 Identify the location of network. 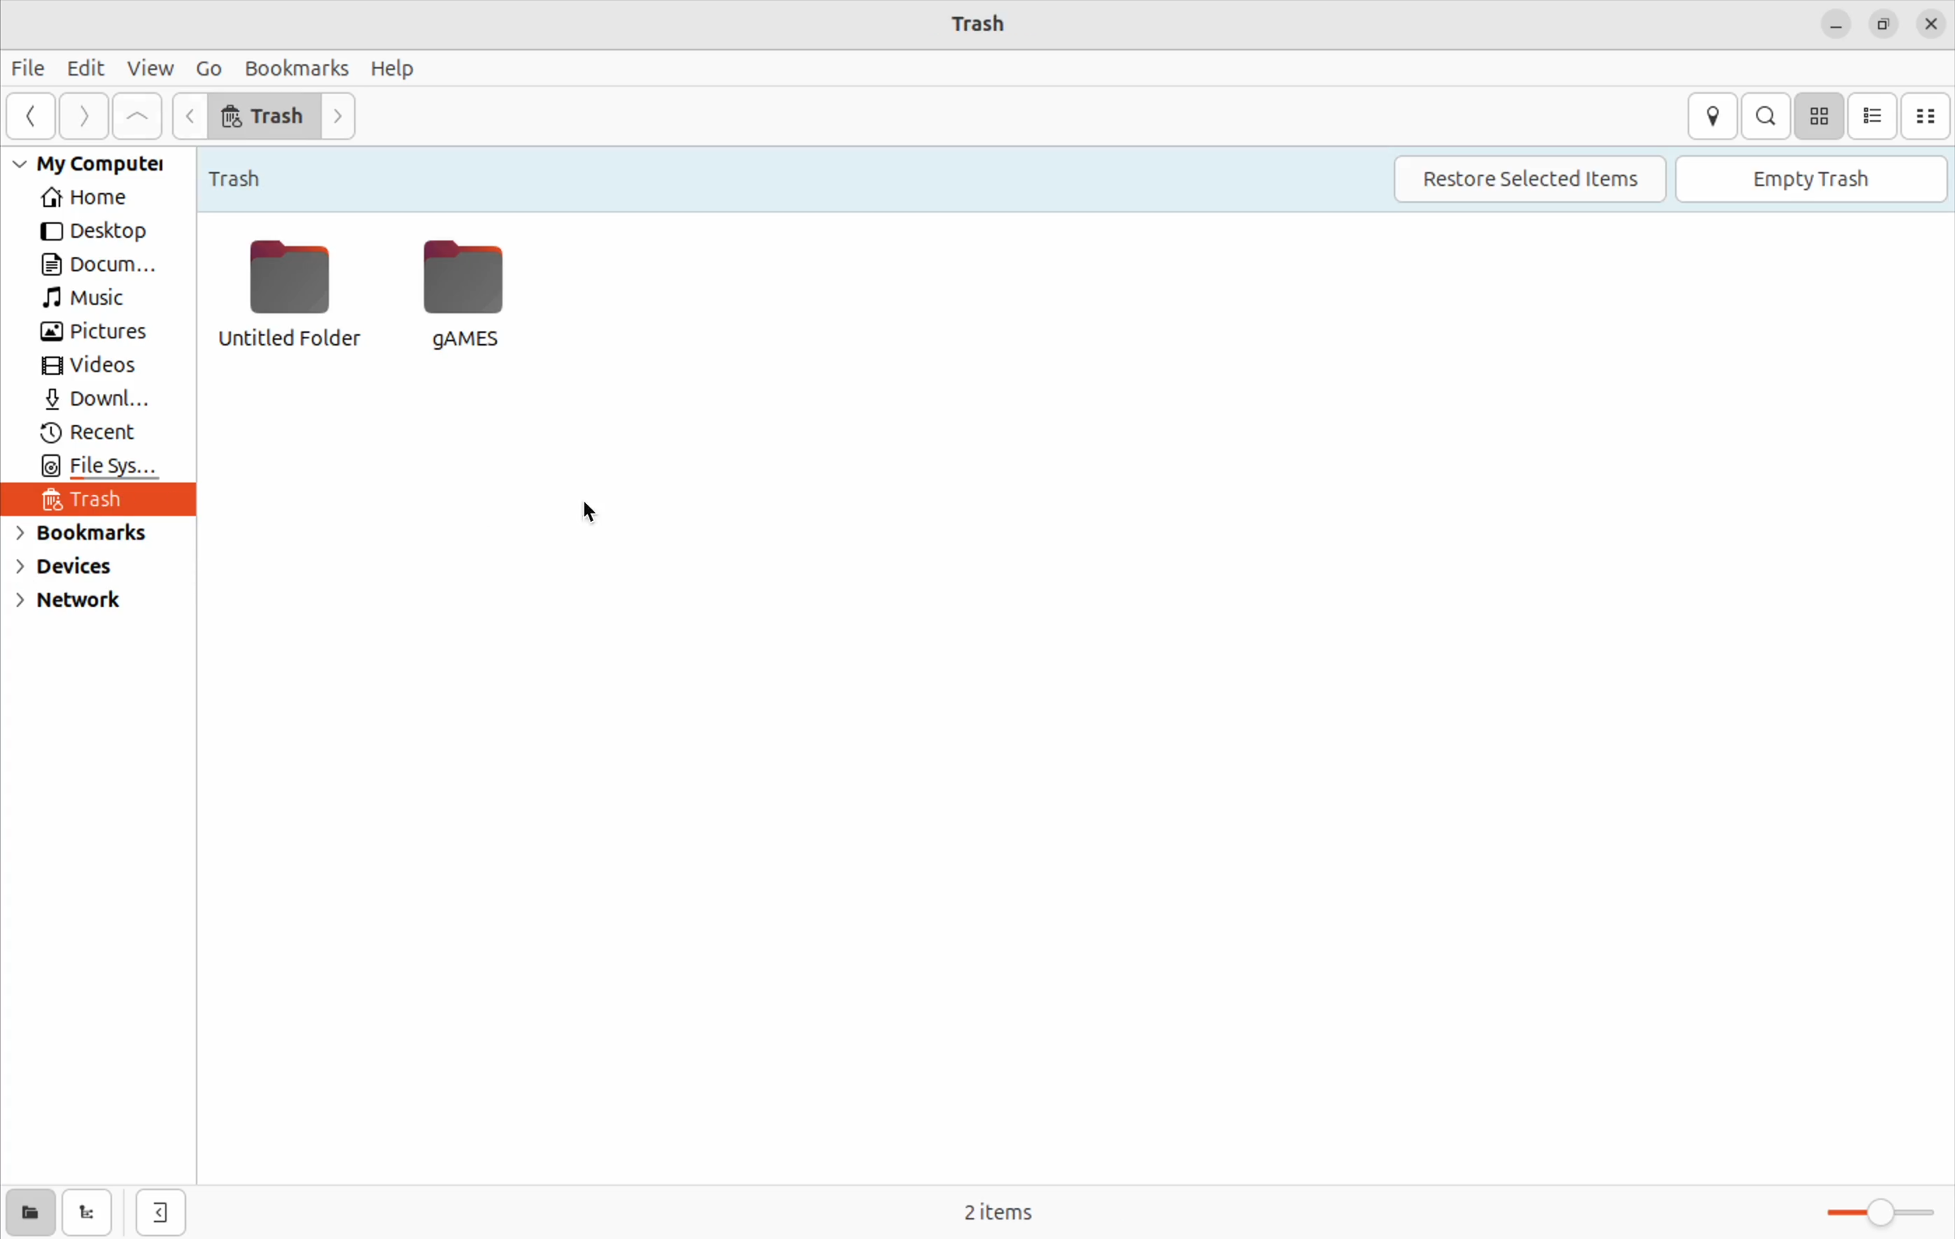
(81, 606).